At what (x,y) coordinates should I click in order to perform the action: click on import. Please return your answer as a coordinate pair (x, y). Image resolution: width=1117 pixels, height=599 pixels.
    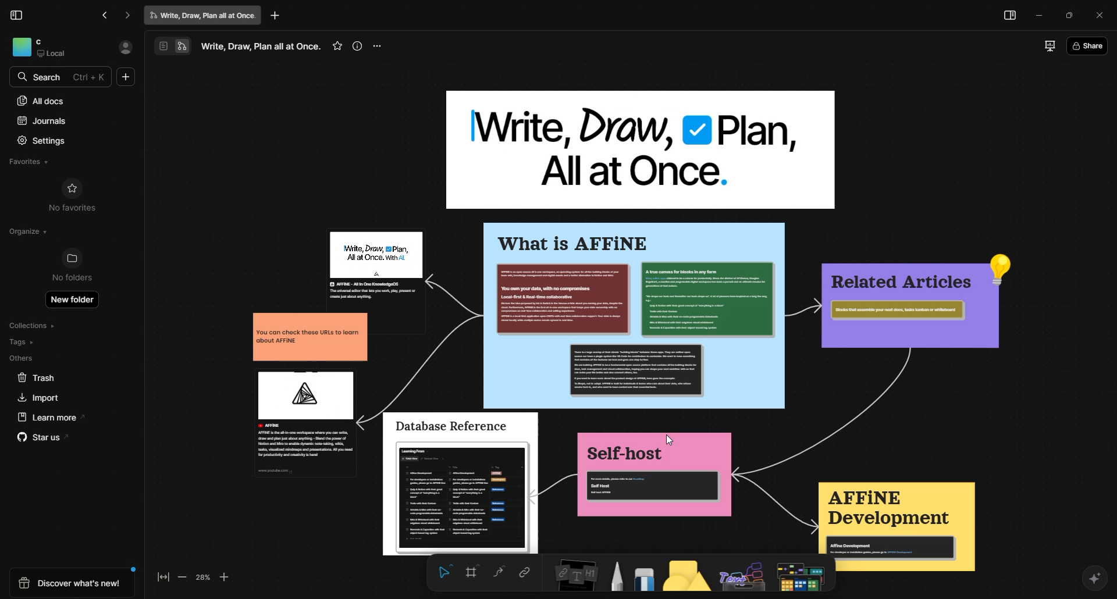
    Looking at the image, I should click on (35, 397).